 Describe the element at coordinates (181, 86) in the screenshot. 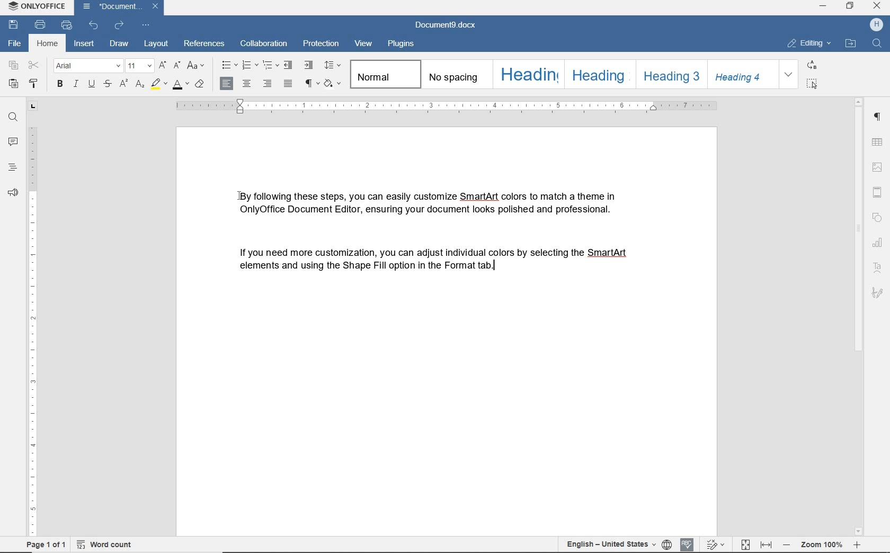

I see `font color` at that location.